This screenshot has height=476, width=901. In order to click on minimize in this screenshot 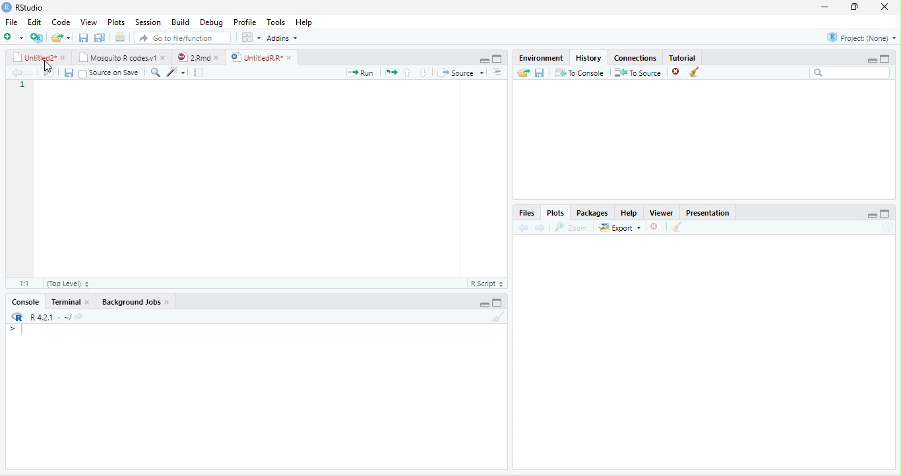, I will do `click(484, 303)`.